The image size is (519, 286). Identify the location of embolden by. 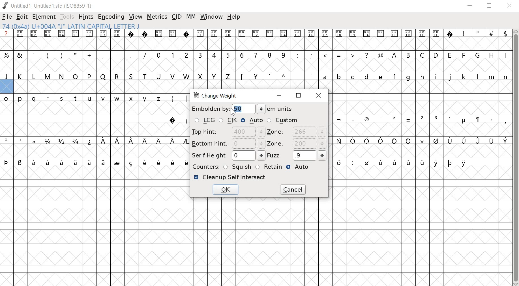
(210, 109).